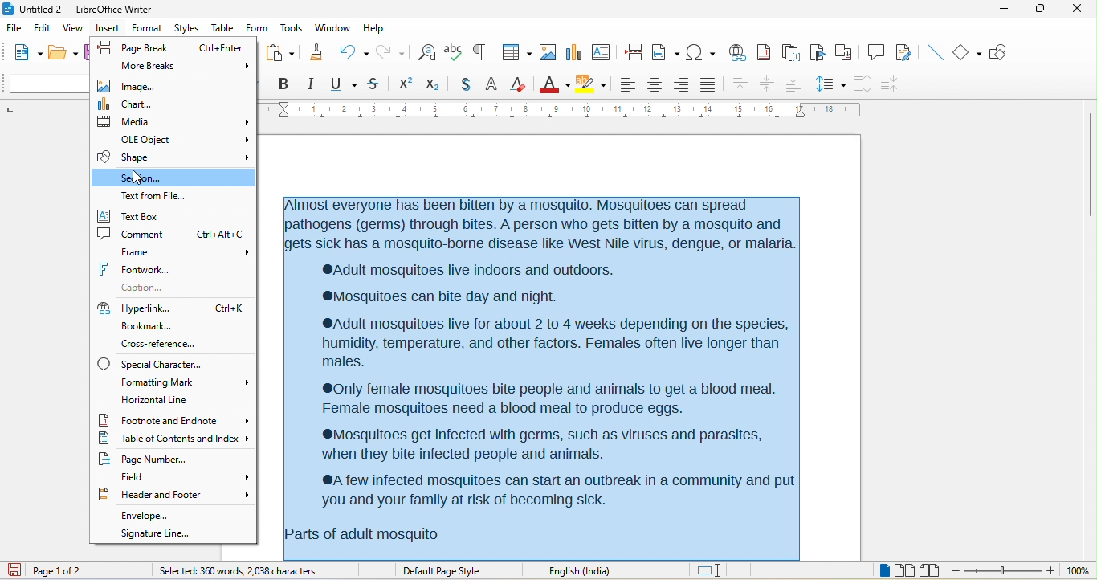  I want to click on envelope, so click(173, 517).